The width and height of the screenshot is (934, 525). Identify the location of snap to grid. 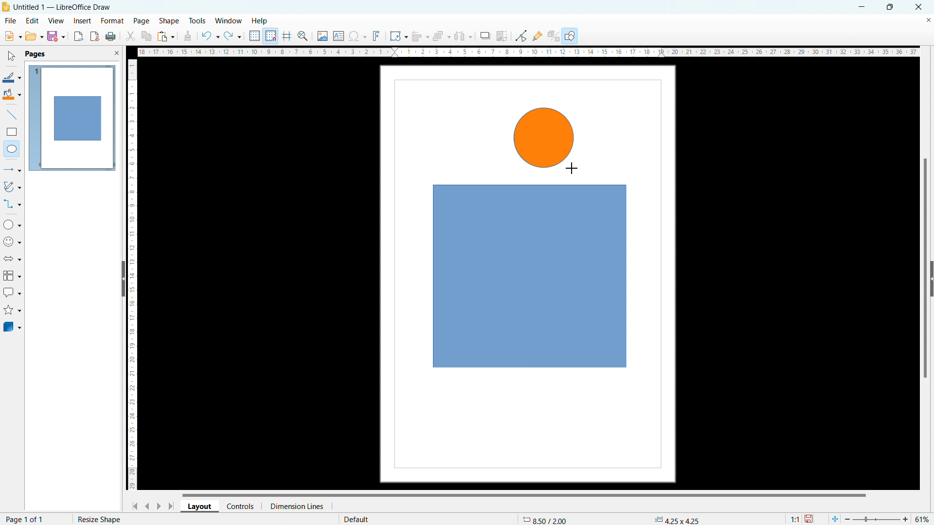
(270, 35).